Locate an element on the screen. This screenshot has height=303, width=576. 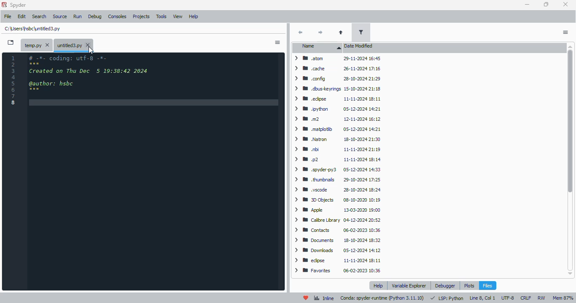
variable explorer is located at coordinates (409, 285).